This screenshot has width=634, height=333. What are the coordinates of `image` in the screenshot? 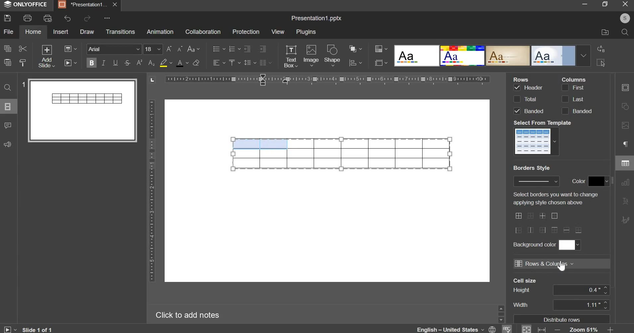 It's located at (311, 55).